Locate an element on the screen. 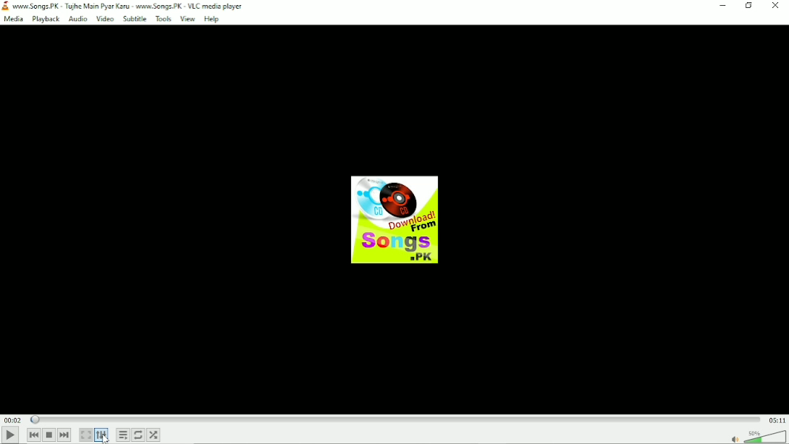 The image size is (789, 444). Next is located at coordinates (65, 435).